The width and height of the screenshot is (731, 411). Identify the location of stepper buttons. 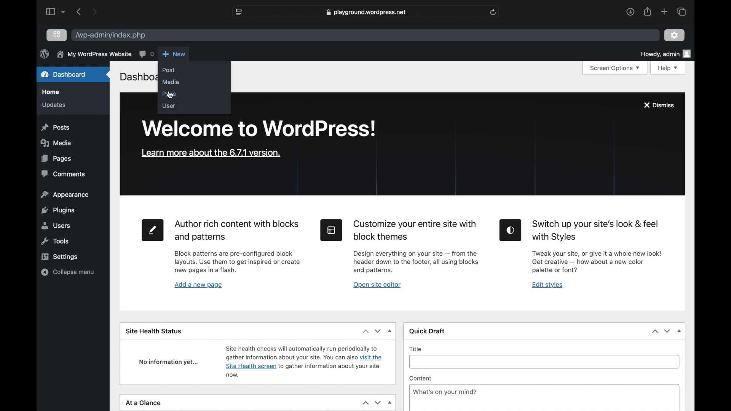
(661, 331).